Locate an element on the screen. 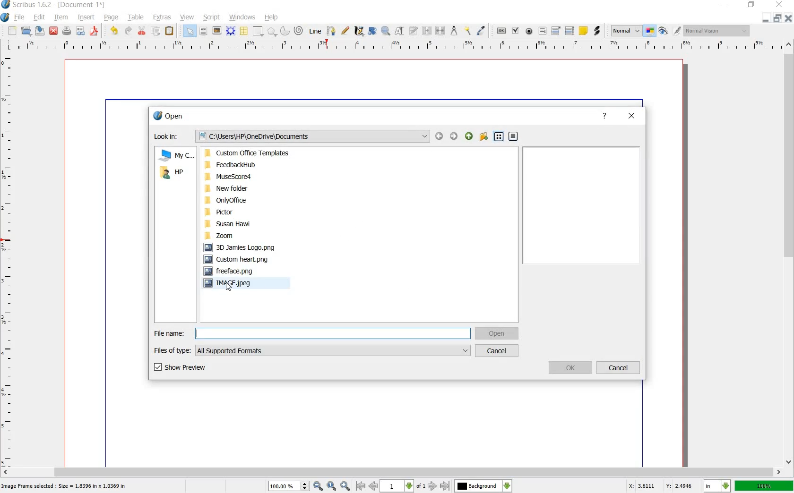  windows is located at coordinates (242, 16).